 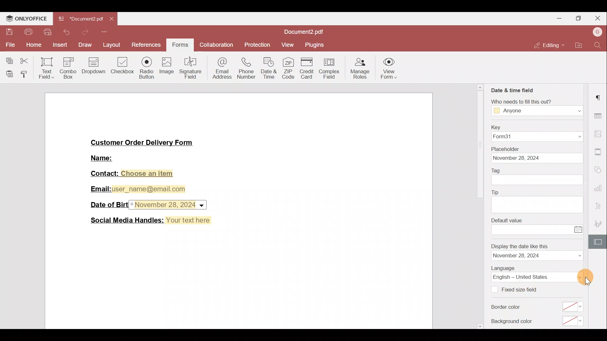 What do you see at coordinates (599, 152) in the screenshot?
I see `More settings` at bounding box center [599, 152].